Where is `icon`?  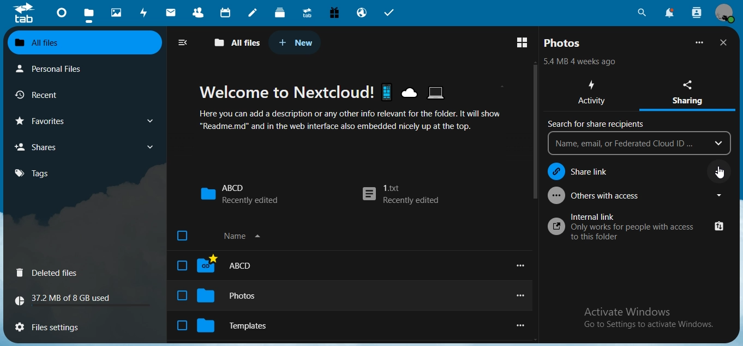 icon is located at coordinates (23, 13).